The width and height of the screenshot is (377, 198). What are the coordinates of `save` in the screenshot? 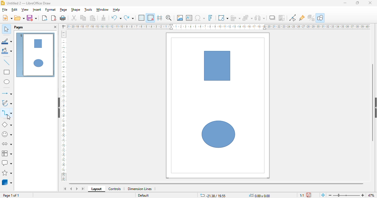 It's located at (32, 18).